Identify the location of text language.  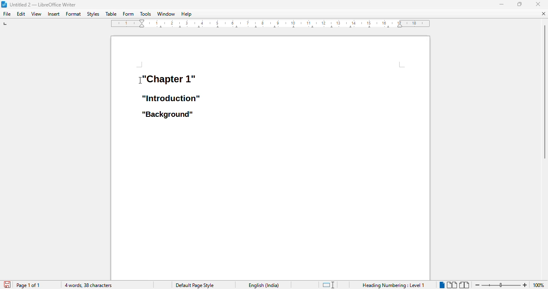
(264, 285).